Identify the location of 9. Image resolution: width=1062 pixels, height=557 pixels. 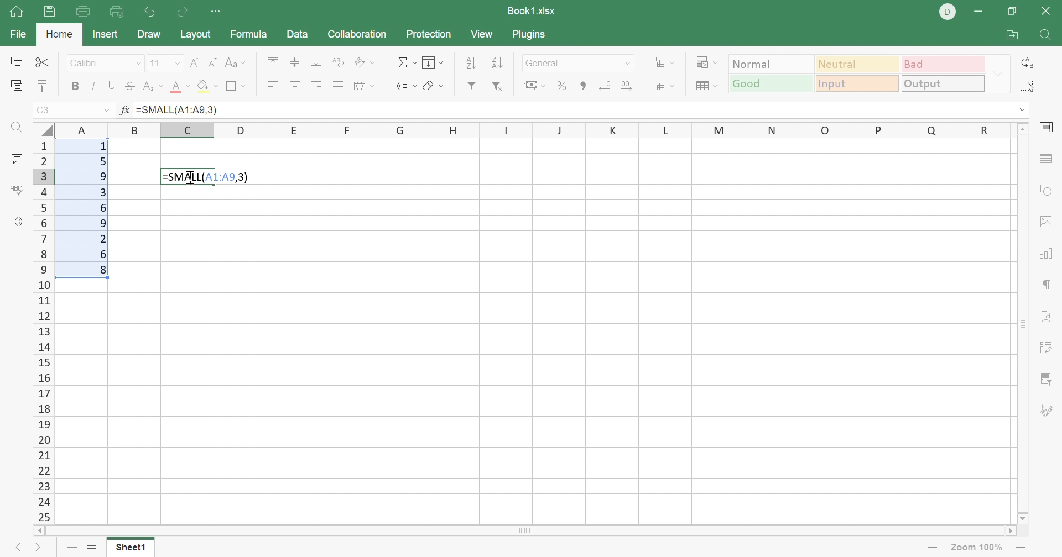
(102, 223).